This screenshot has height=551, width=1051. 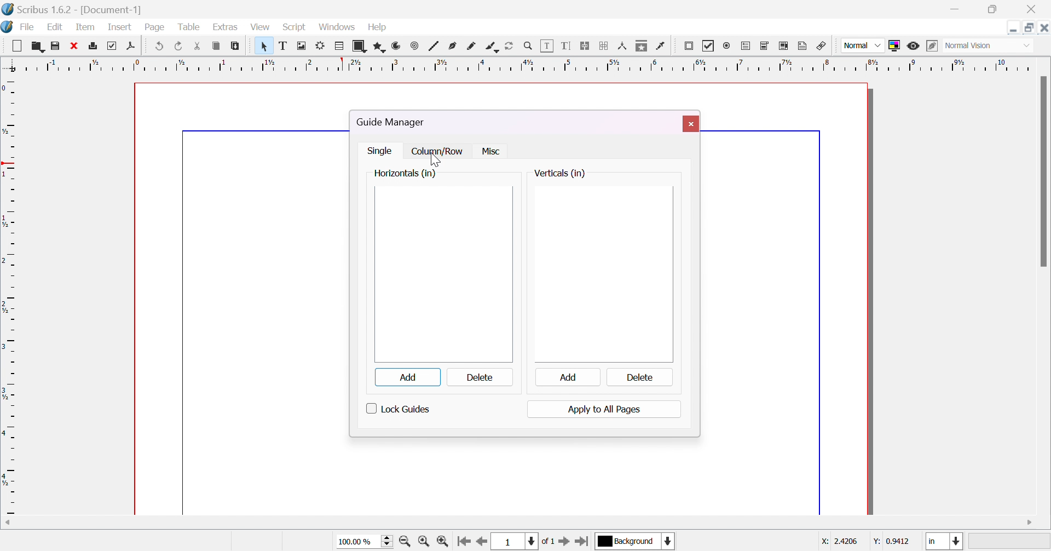 What do you see at coordinates (443, 541) in the screenshot?
I see `zoom in` at bounding box center [443, 541].